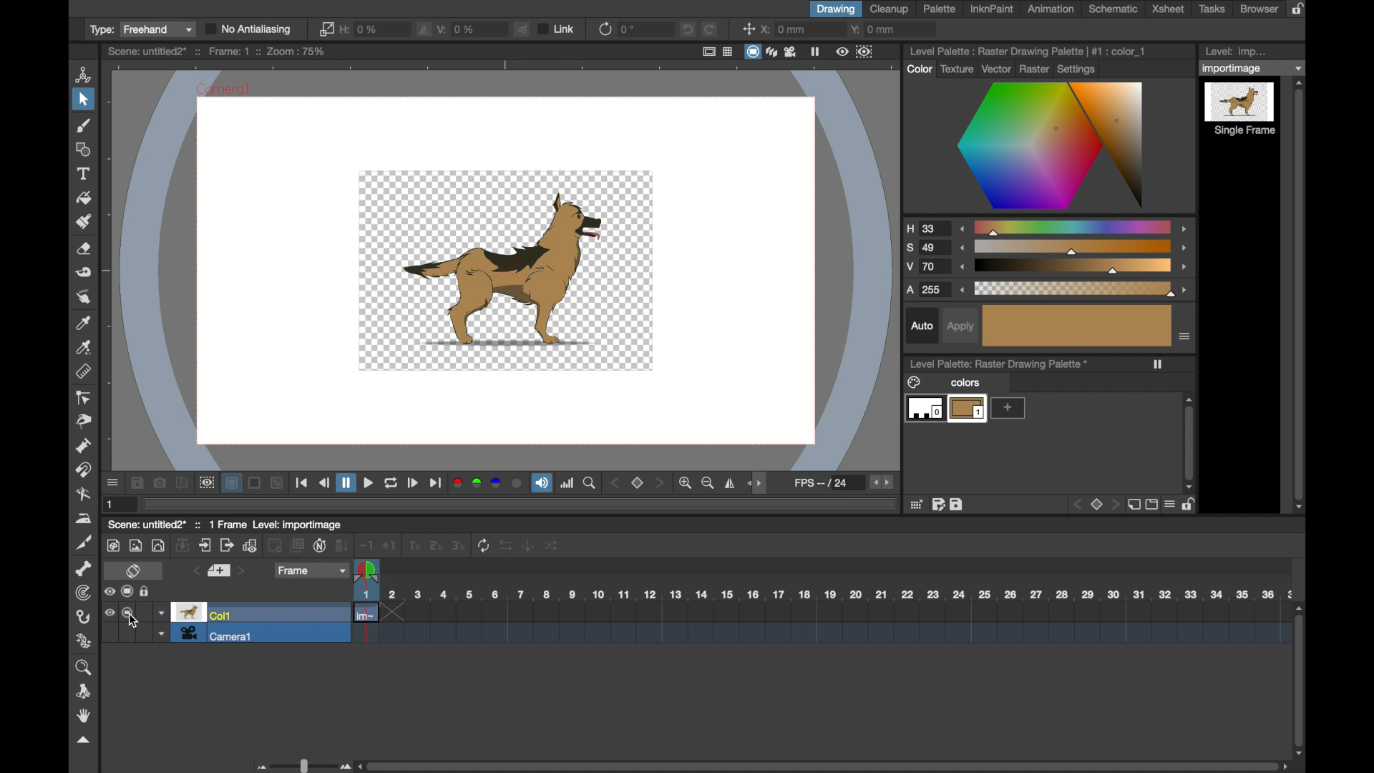  Describe the element at coordinates (1302, 9) in the screenshot. I see `lock` at that location.